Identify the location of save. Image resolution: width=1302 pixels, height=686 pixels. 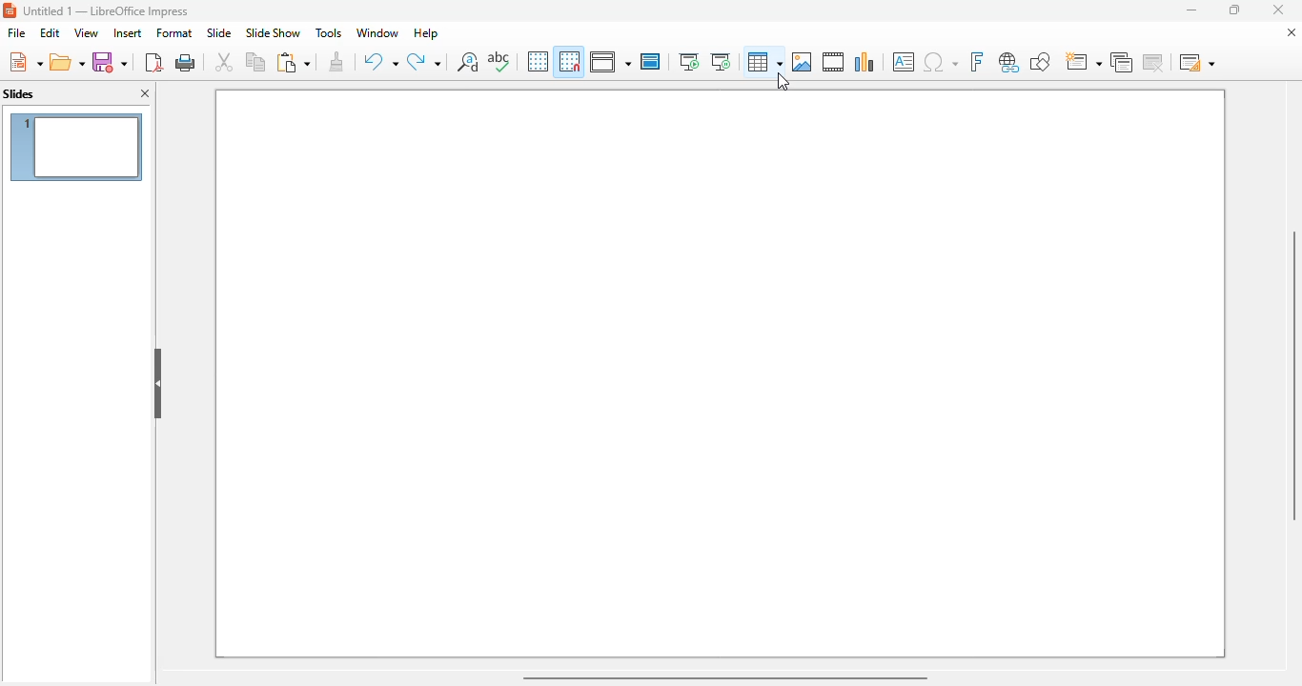
(110, 61).